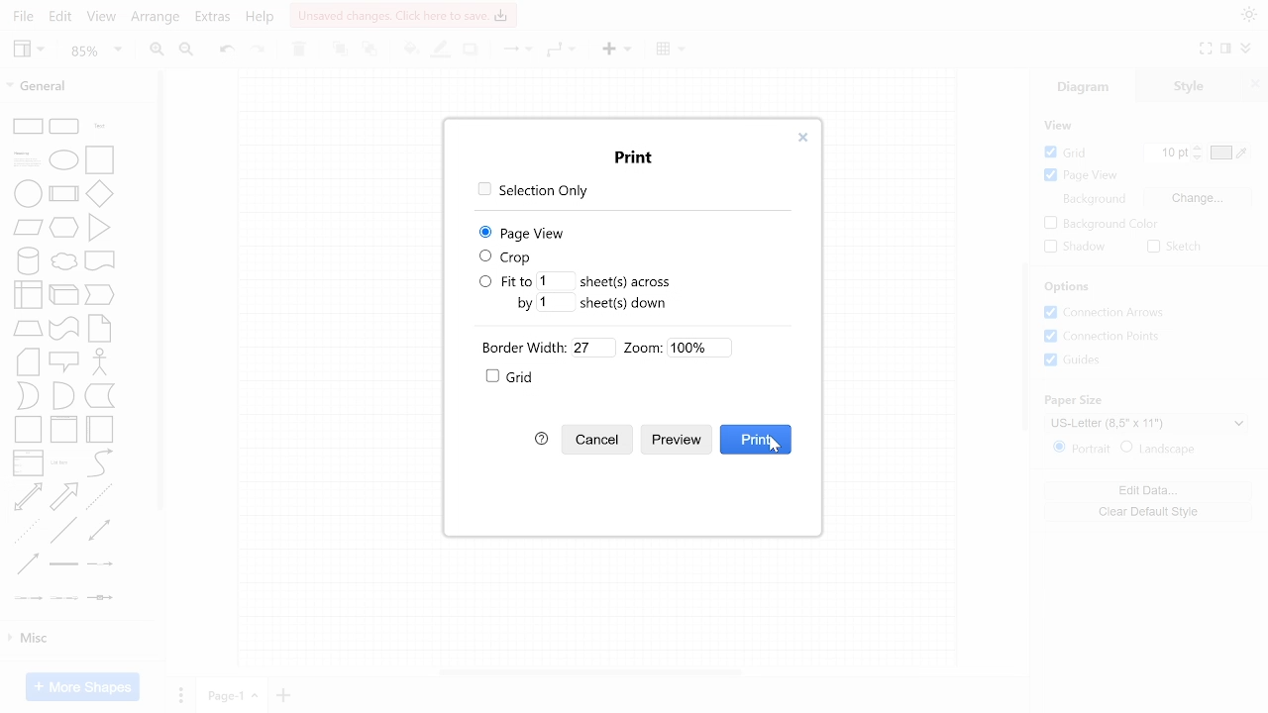  Describe the element at coordinates (63, 329) in the screenshot. I see `Tape` at that location.